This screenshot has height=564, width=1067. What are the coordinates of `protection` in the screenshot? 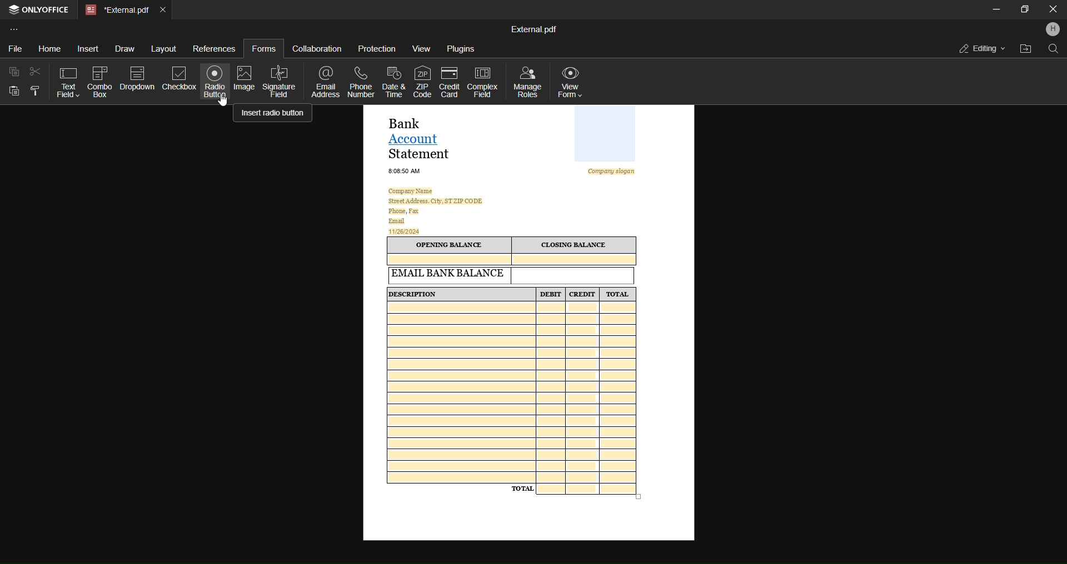 It's located at (378, 50).